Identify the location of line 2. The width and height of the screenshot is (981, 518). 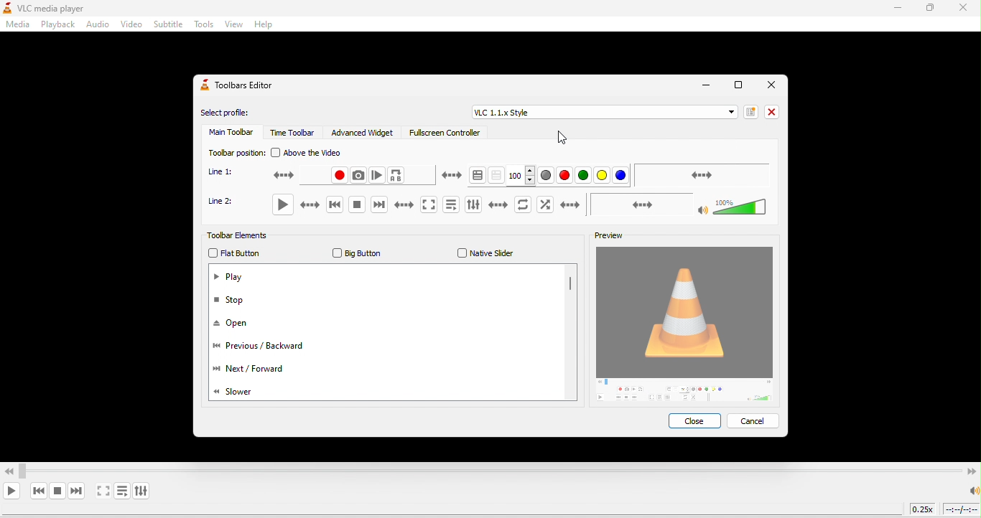
(227, 205).